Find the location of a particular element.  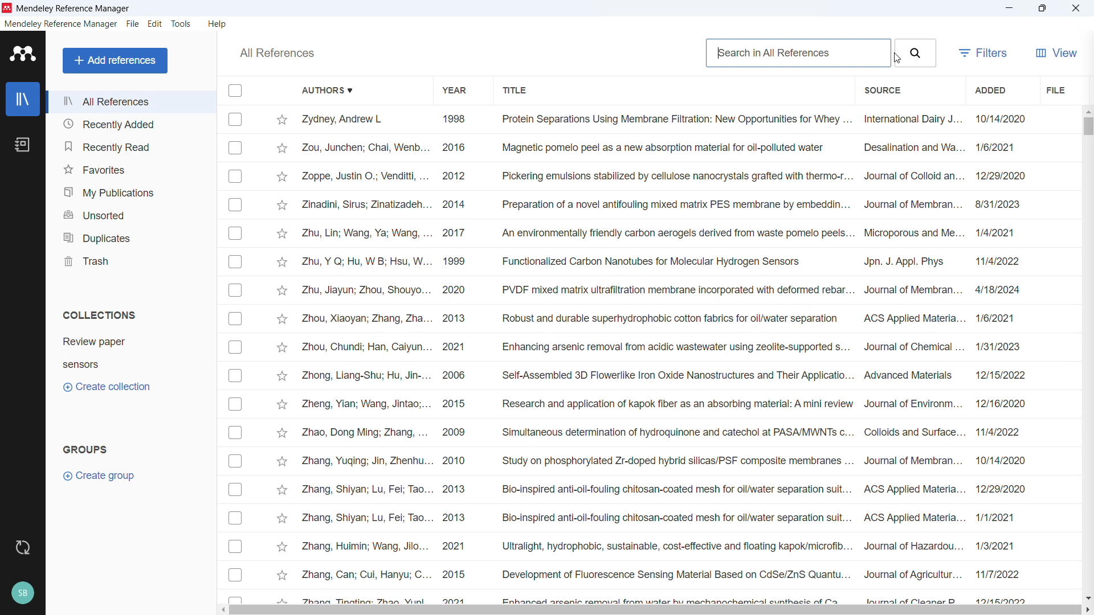

cursor is located at coordinates (896, 59).